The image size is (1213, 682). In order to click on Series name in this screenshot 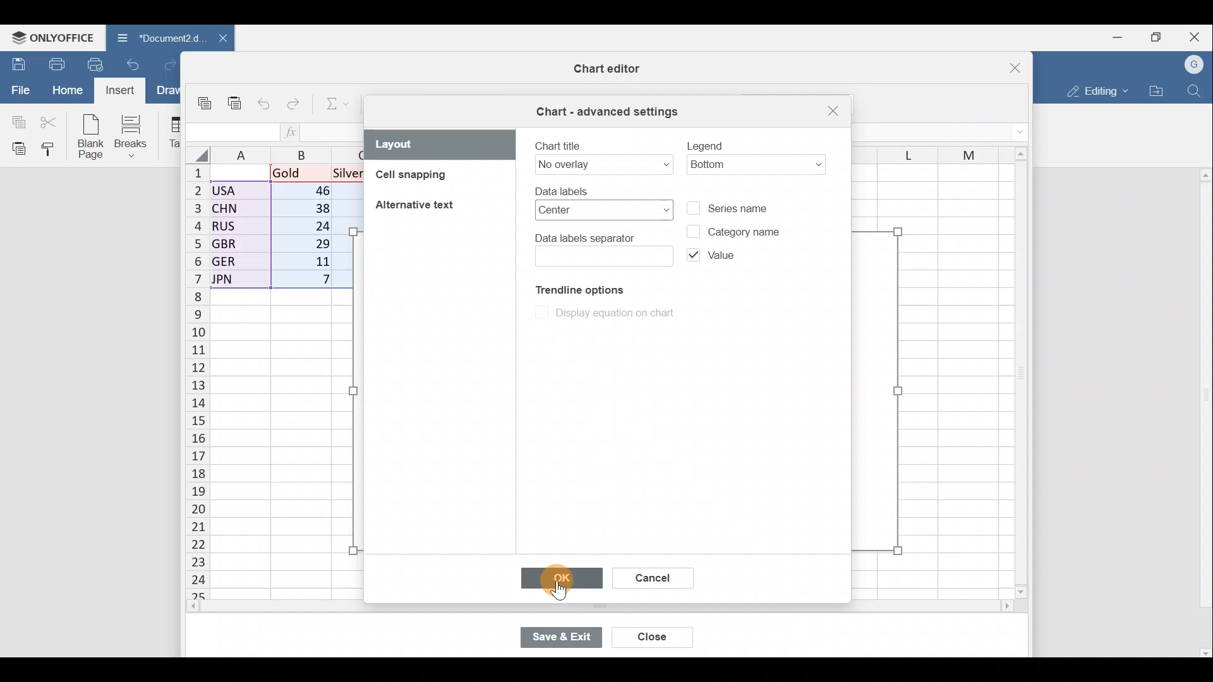, I will do `click(744, 206)`.